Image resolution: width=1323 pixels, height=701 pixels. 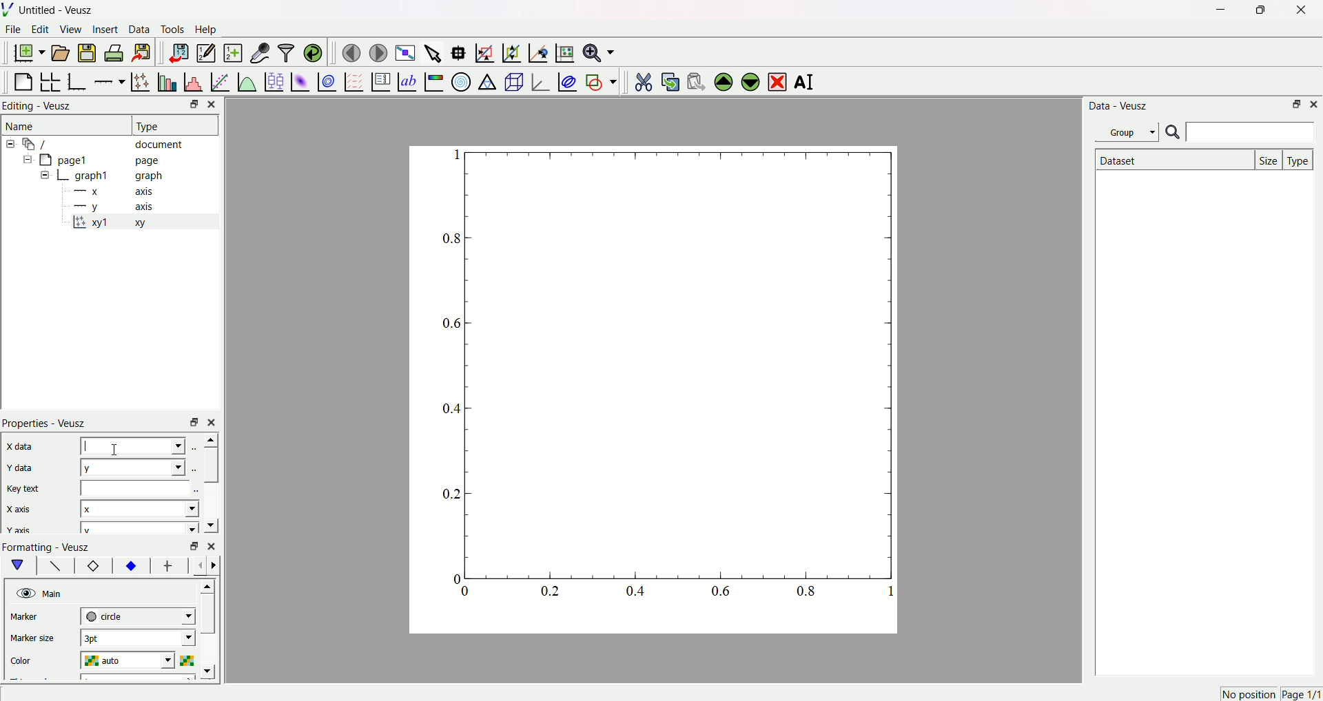 I want to click on hide/unhide, so click(x=24, y=593).